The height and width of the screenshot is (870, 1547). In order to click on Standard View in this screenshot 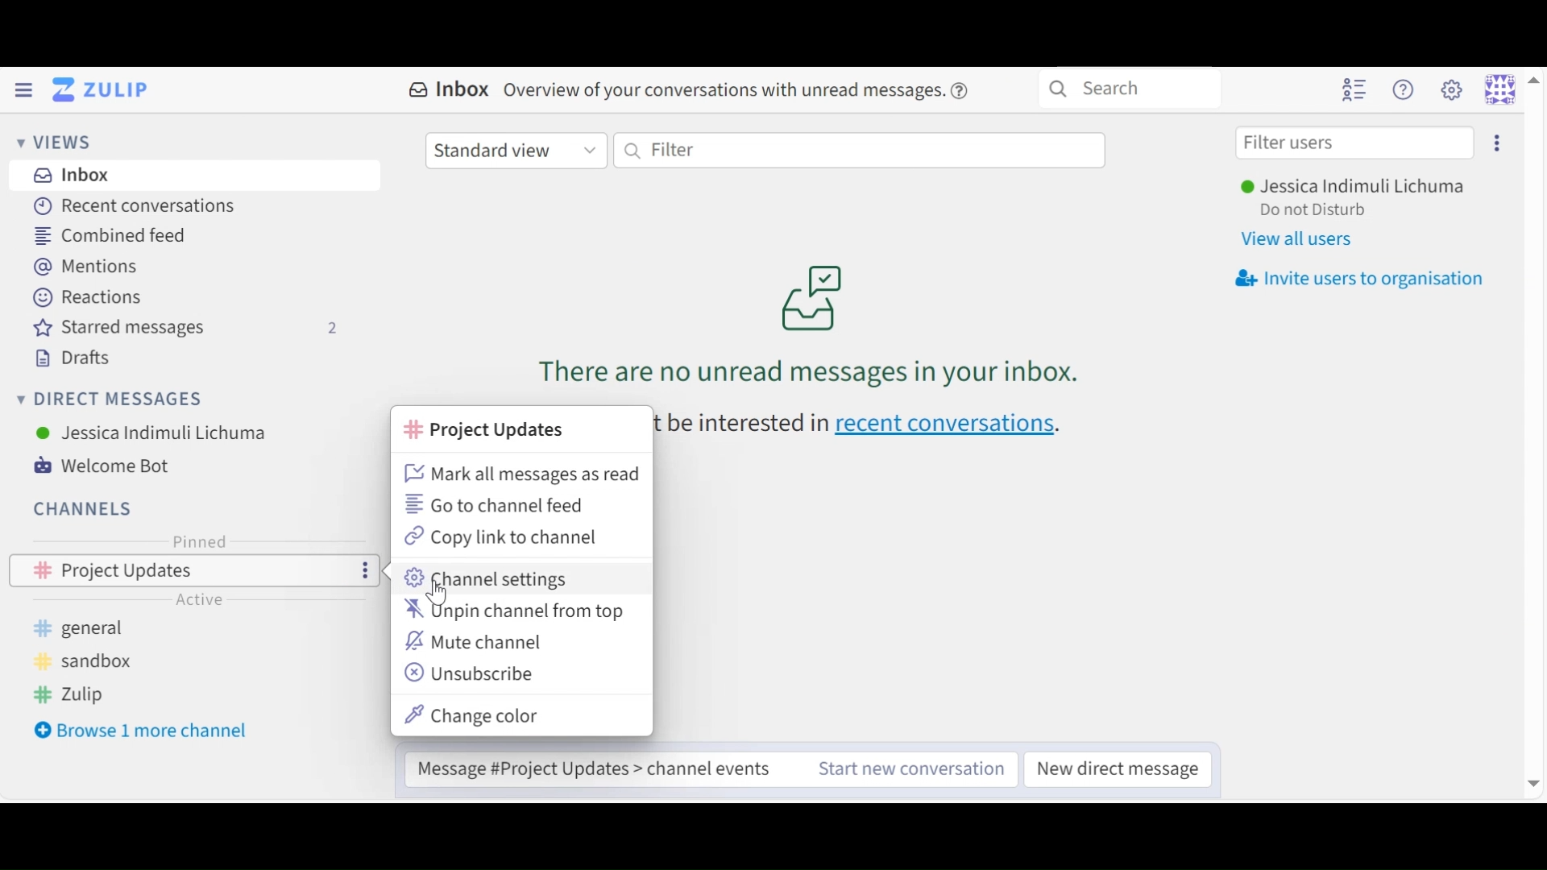, I will do `click(515, 149)`.